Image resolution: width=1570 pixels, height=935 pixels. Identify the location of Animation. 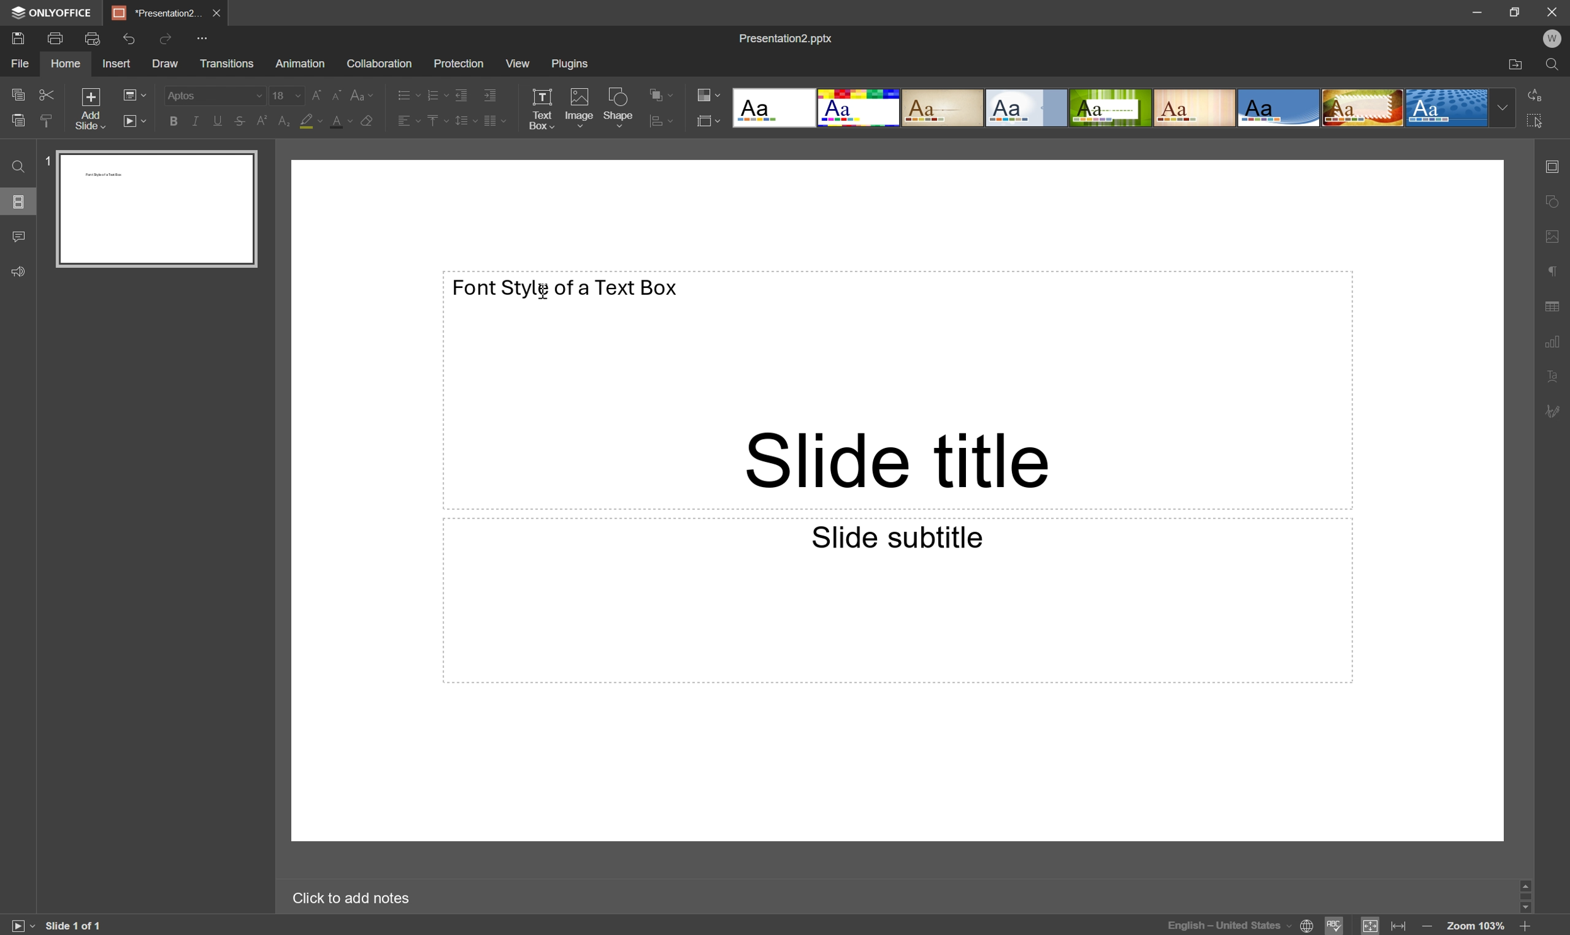
(300, 63).